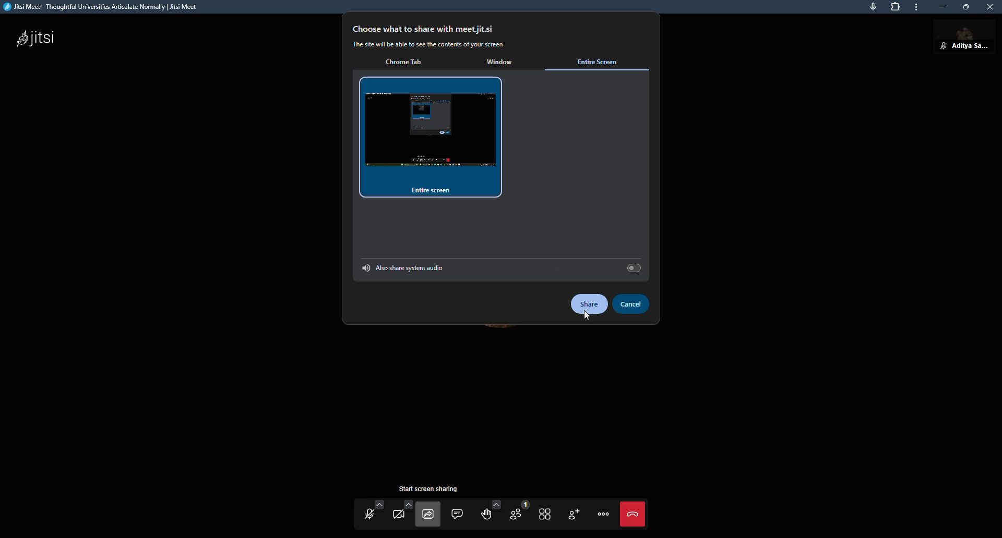  Describe the element at coordinates (518, 512) in the screenshot. I see `participants` at that location.